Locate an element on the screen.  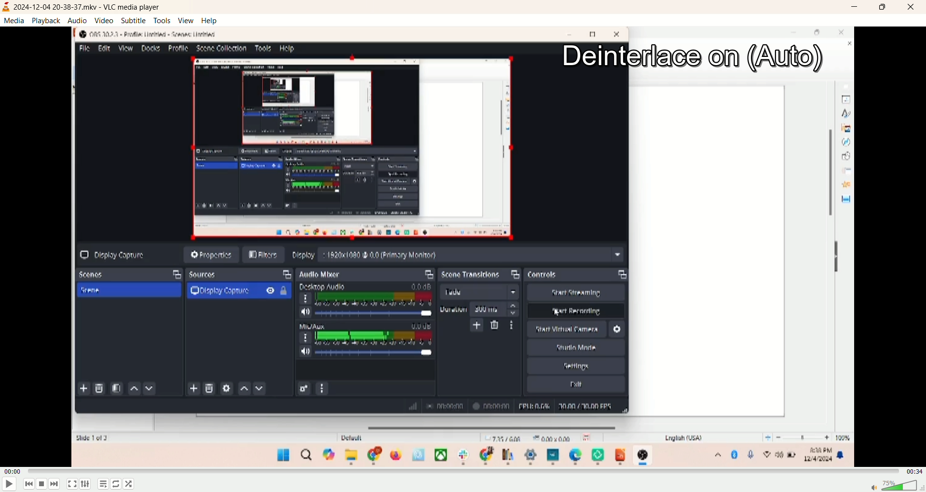
media is located at coordinates (14, 20).